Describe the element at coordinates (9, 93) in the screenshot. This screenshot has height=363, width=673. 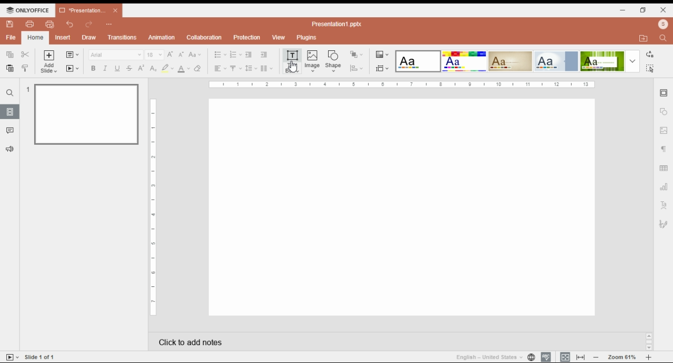
I see `find` at that location.